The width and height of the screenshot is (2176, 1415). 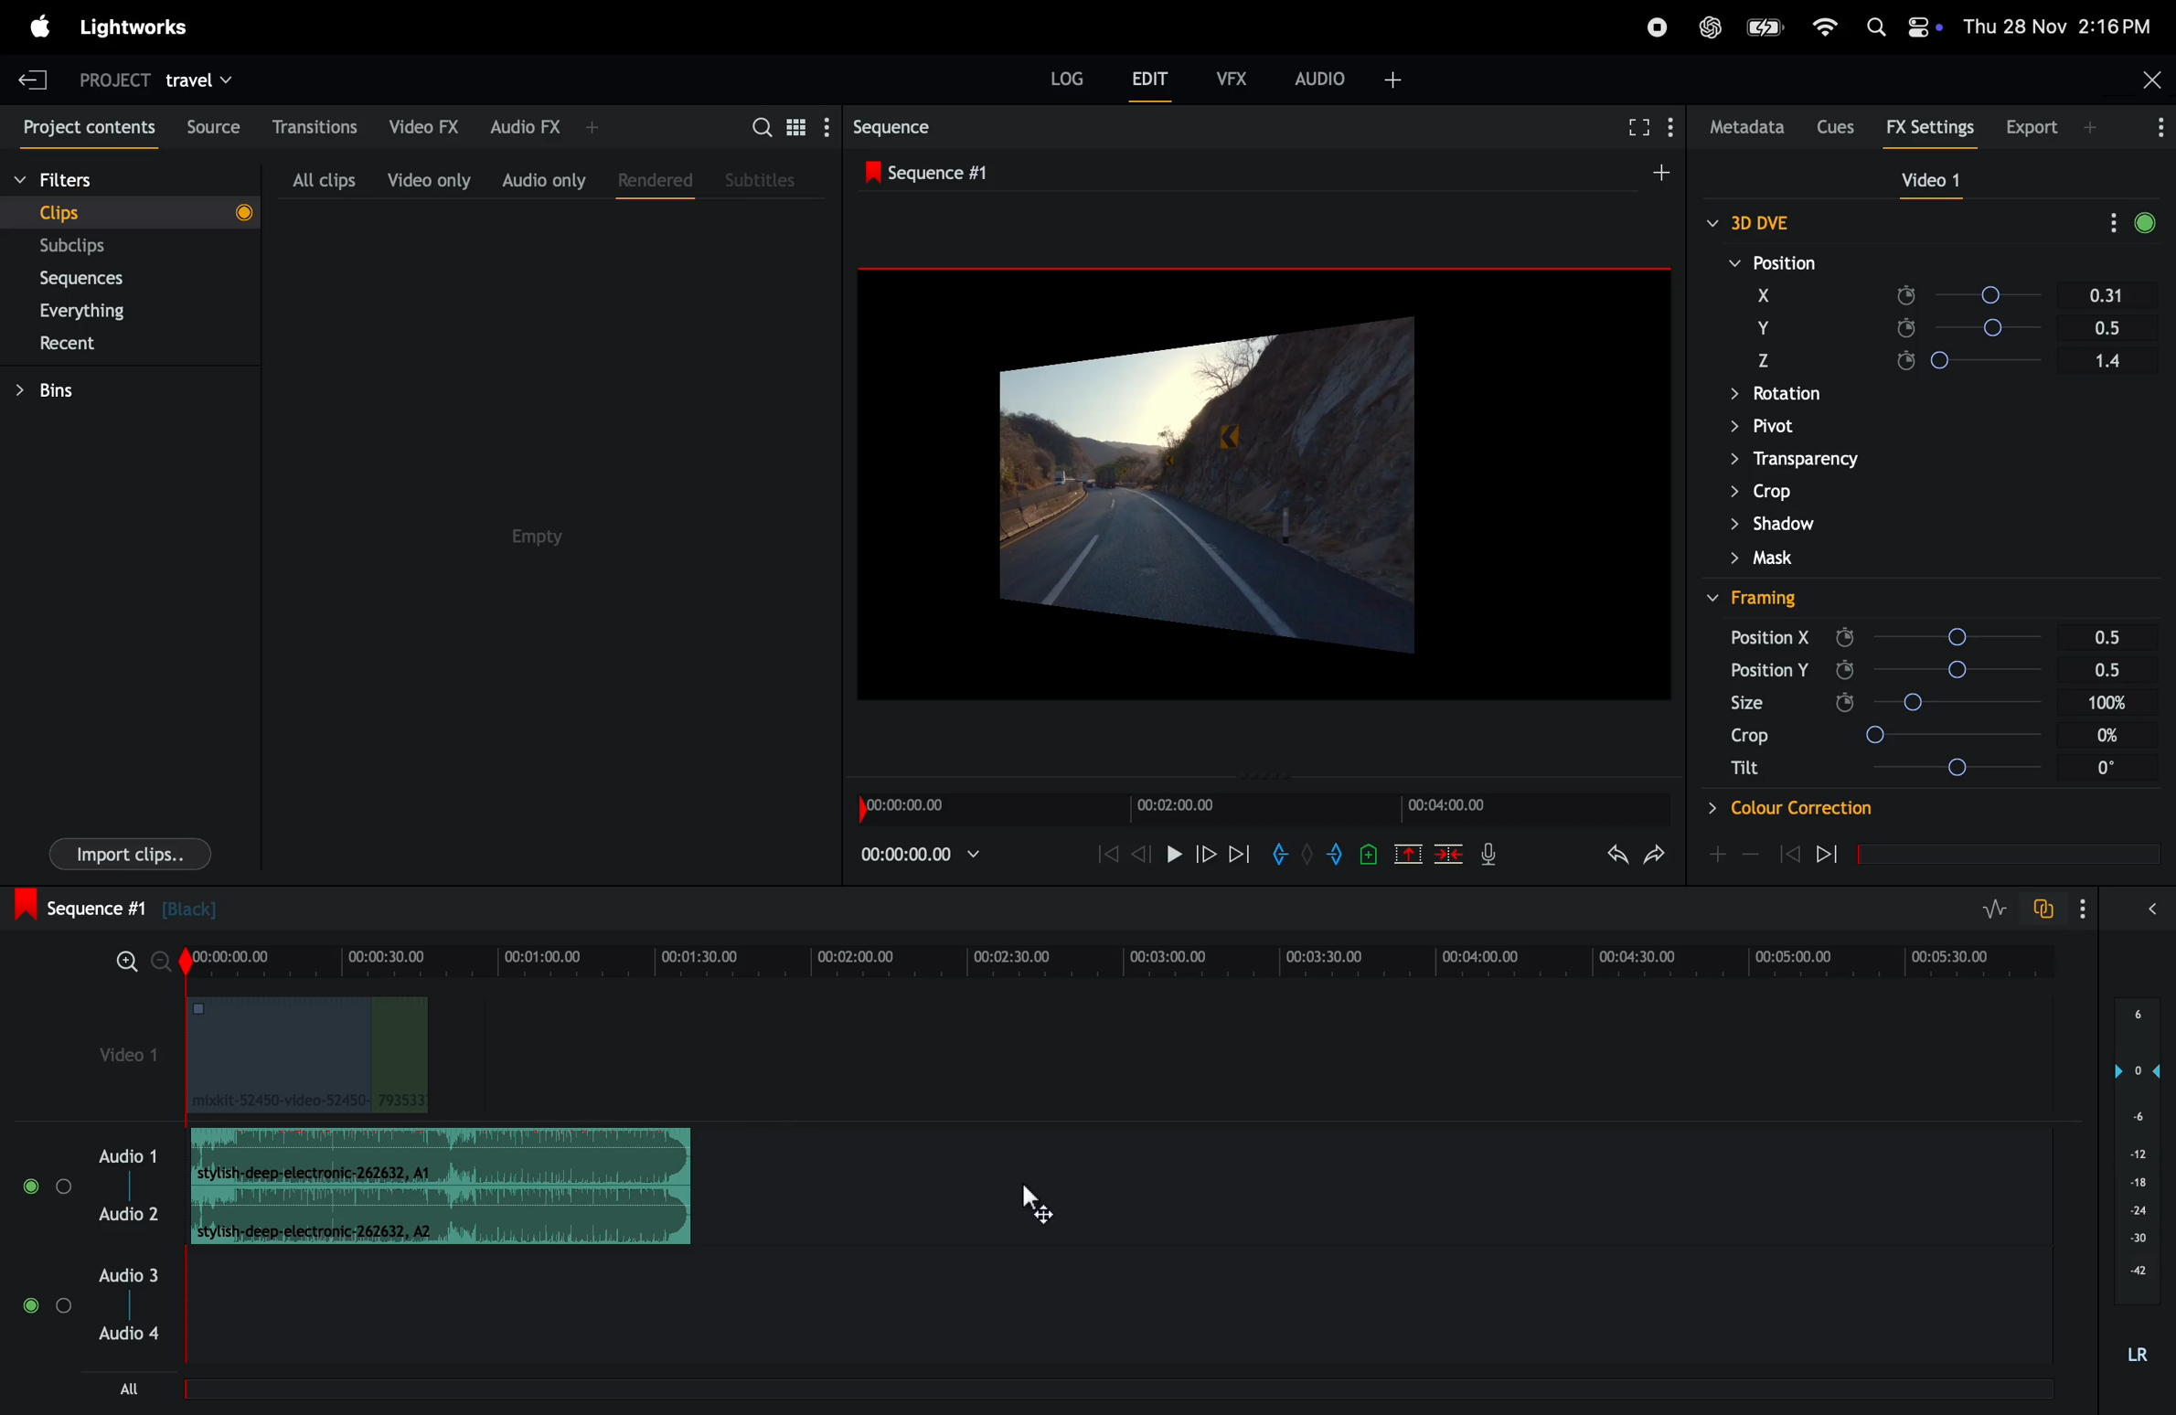 I want to click on wifi, so click(x=1821, y=27).